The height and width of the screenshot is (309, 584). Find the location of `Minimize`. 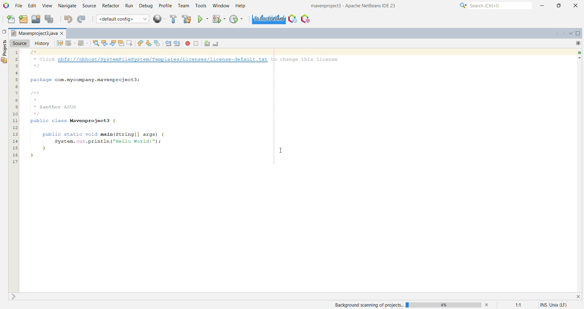

Minimize is located at coordinates (542, 6).